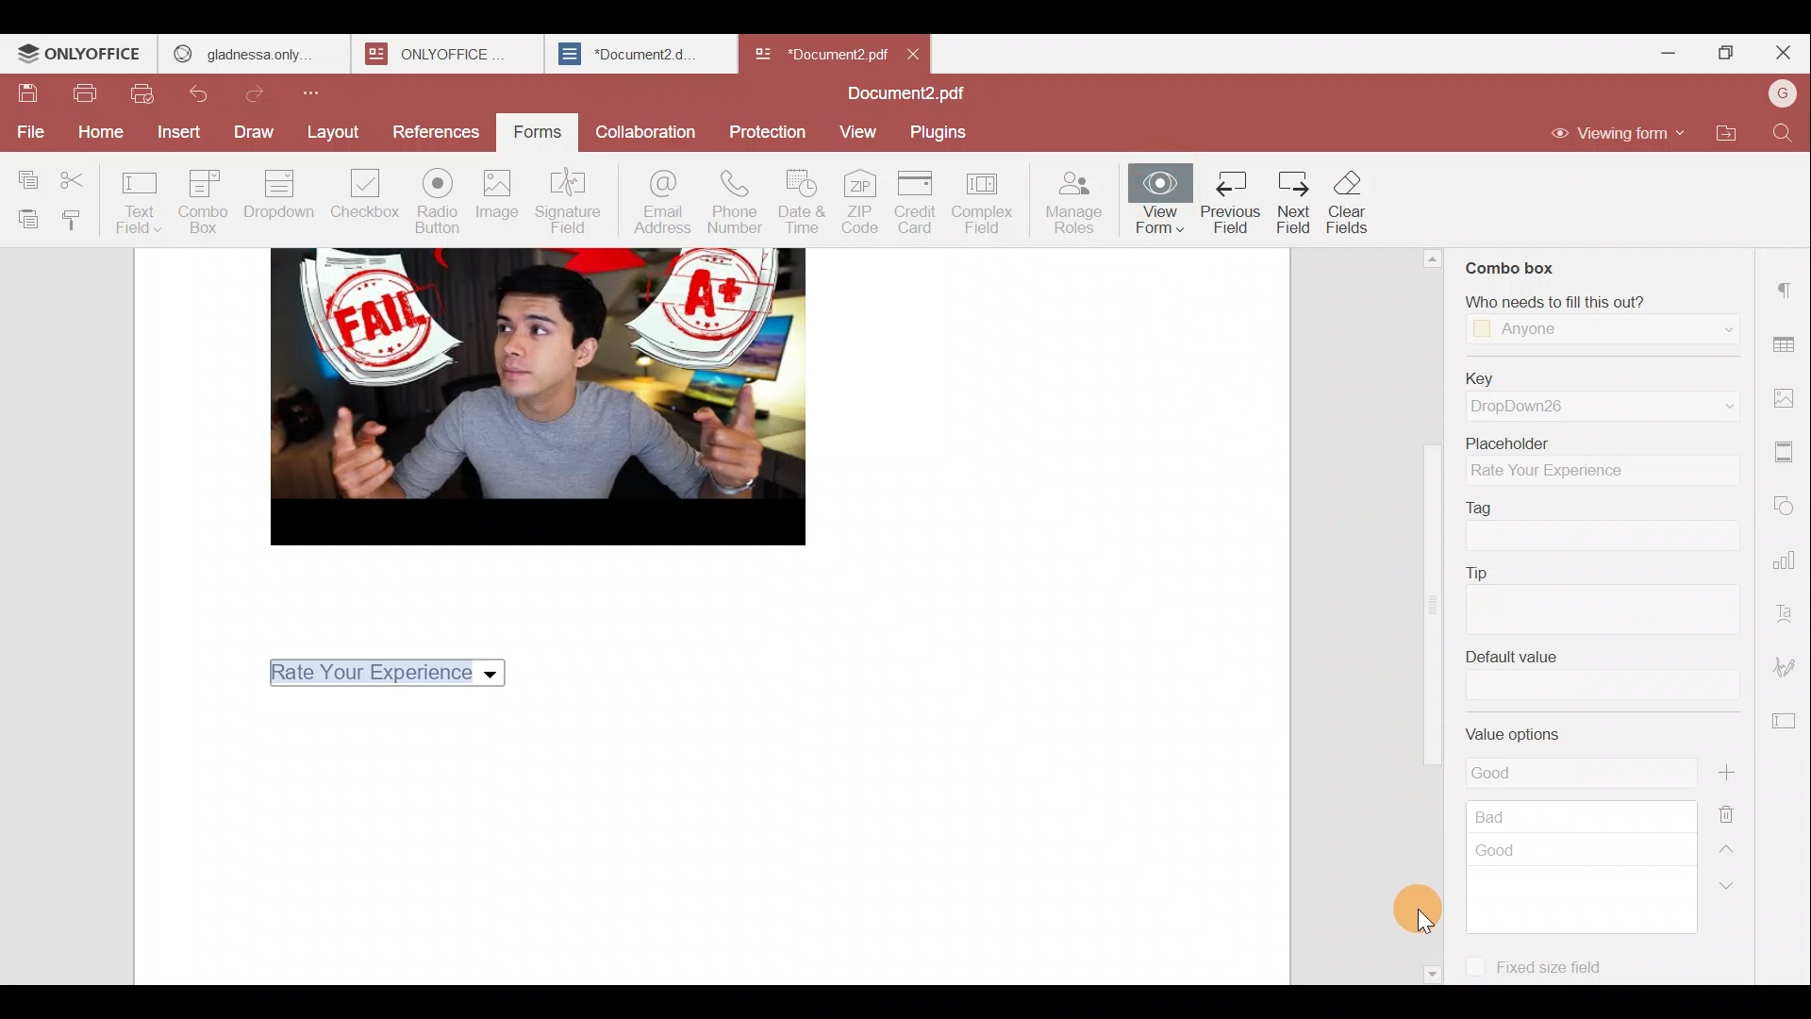 The width and height of the screenshot is (1811, 1019). What do you see at coordinates (628, 51) in the screenshot?
I see `*Document2.d.` at bounding box center [628, 51].